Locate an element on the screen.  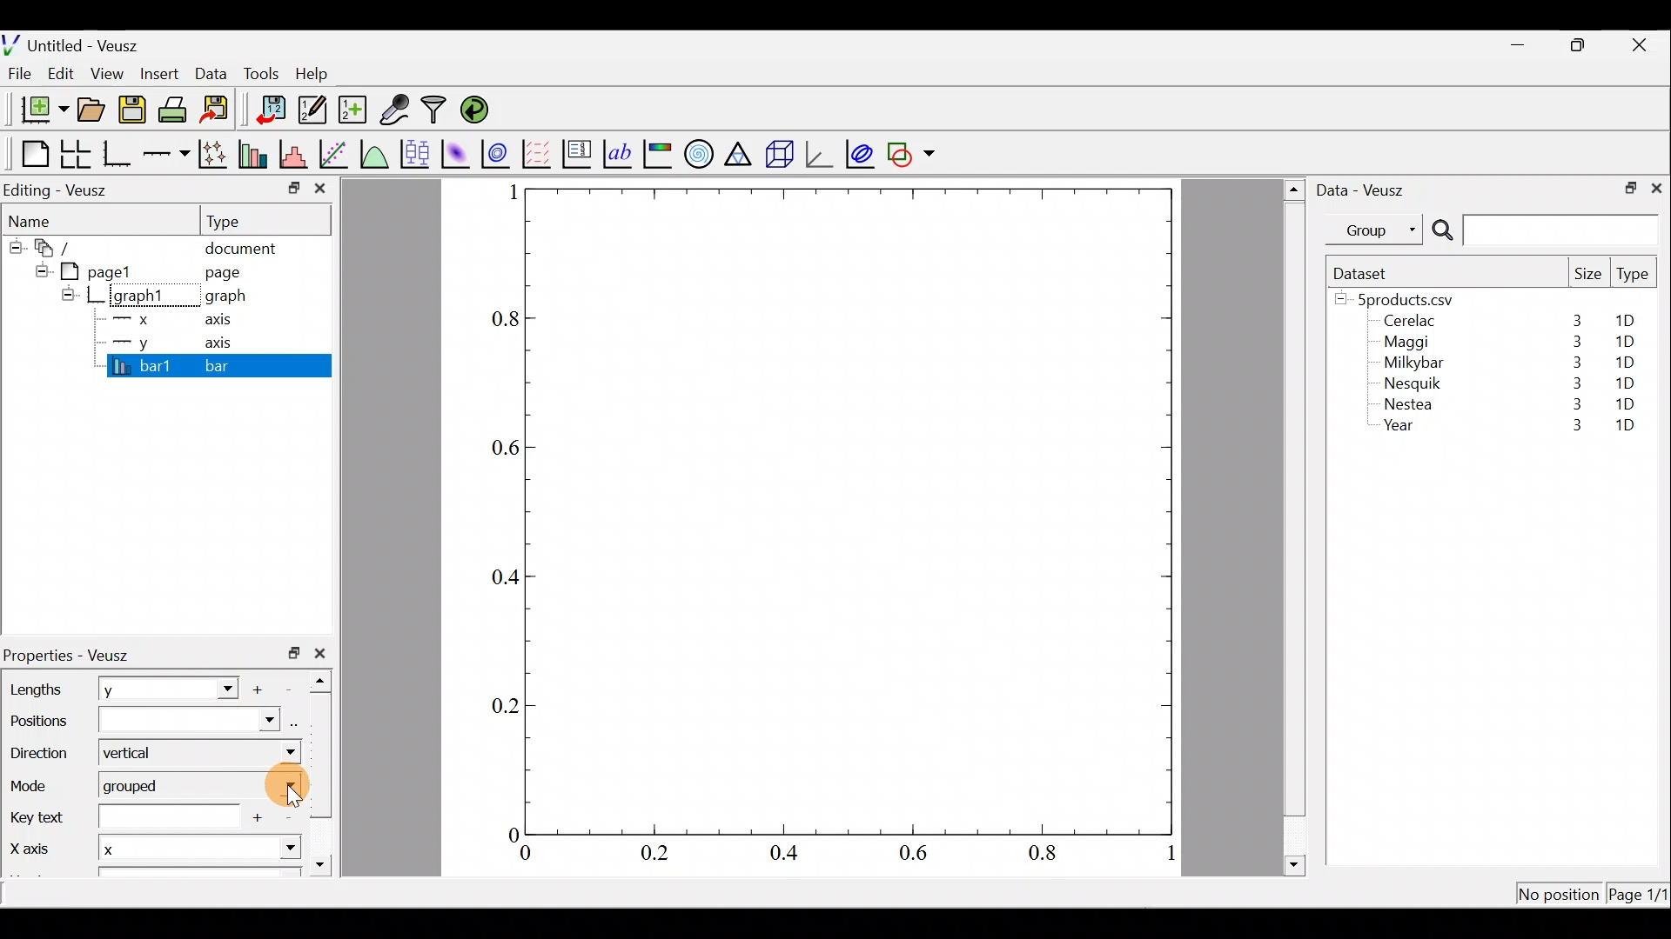
0.6 is located at coordinates (920, 857).